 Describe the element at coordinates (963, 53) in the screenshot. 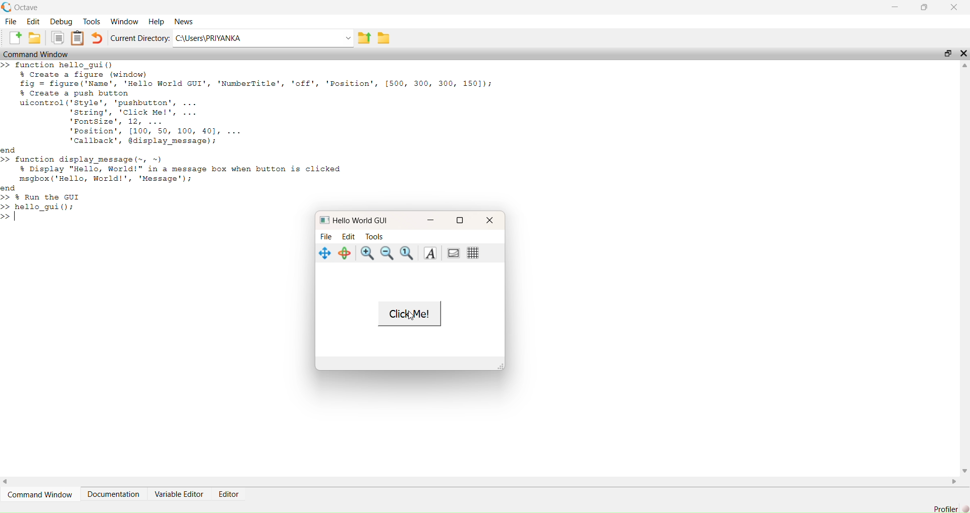

I see `close` at that location.